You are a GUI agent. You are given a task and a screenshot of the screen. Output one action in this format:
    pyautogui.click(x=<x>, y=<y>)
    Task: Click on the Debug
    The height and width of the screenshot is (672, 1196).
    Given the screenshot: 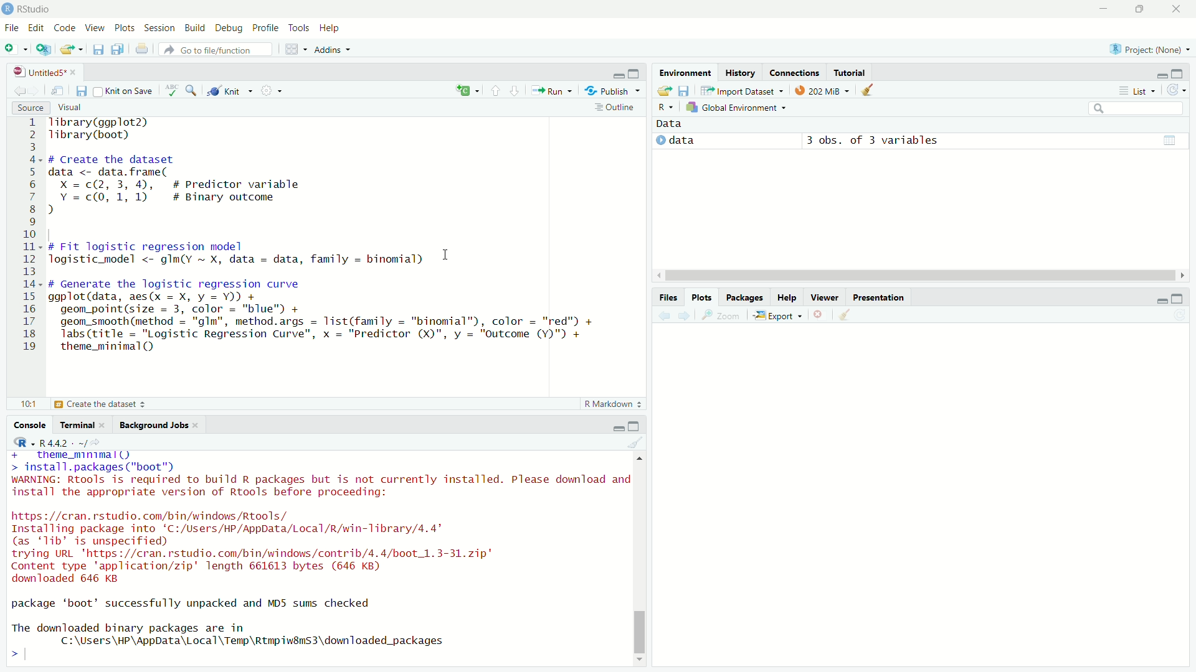 What is the action you would take?
    pyautogui.click(x=228, y=27)
    